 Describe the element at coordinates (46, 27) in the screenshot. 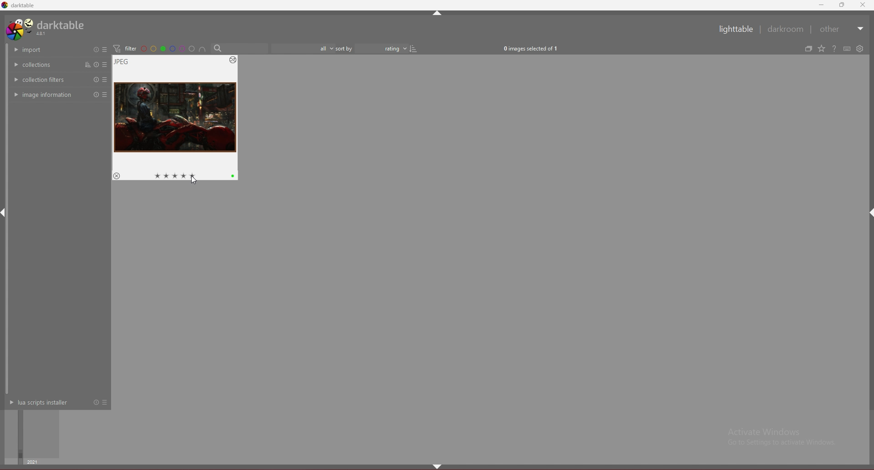

I see `darktable 4.8.1` at that location.